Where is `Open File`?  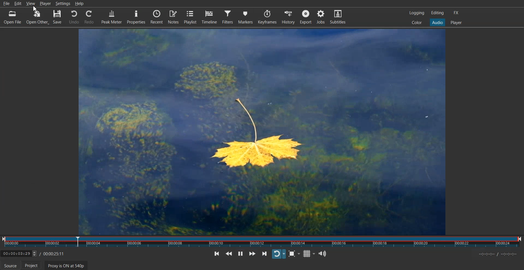 Open File is located at coordinates (10, 17).